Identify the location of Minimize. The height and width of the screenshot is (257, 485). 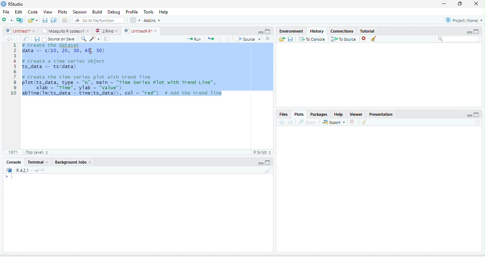
(469, 115).